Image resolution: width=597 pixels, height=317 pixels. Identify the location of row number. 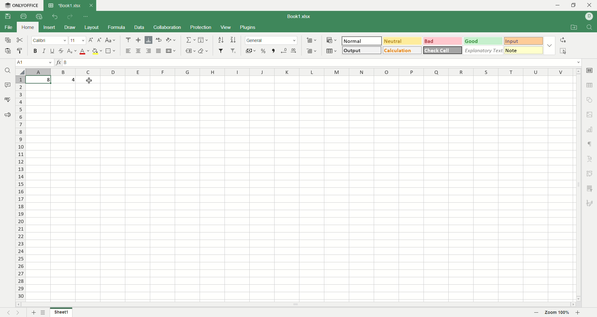
(21, 188).